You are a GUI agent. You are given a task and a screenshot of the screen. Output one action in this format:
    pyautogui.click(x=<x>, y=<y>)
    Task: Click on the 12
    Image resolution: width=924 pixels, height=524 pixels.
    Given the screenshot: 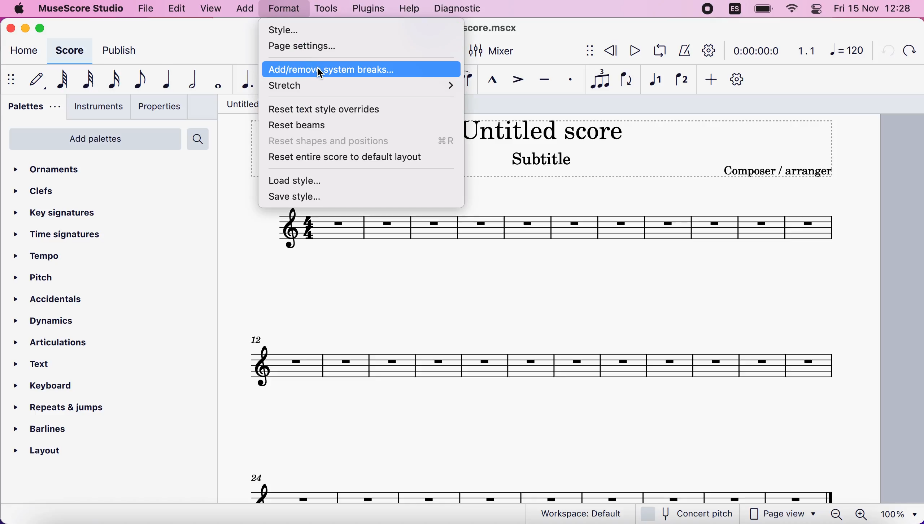 What is the action you would take?
    pyautogui.click(x=258, y=338)
    